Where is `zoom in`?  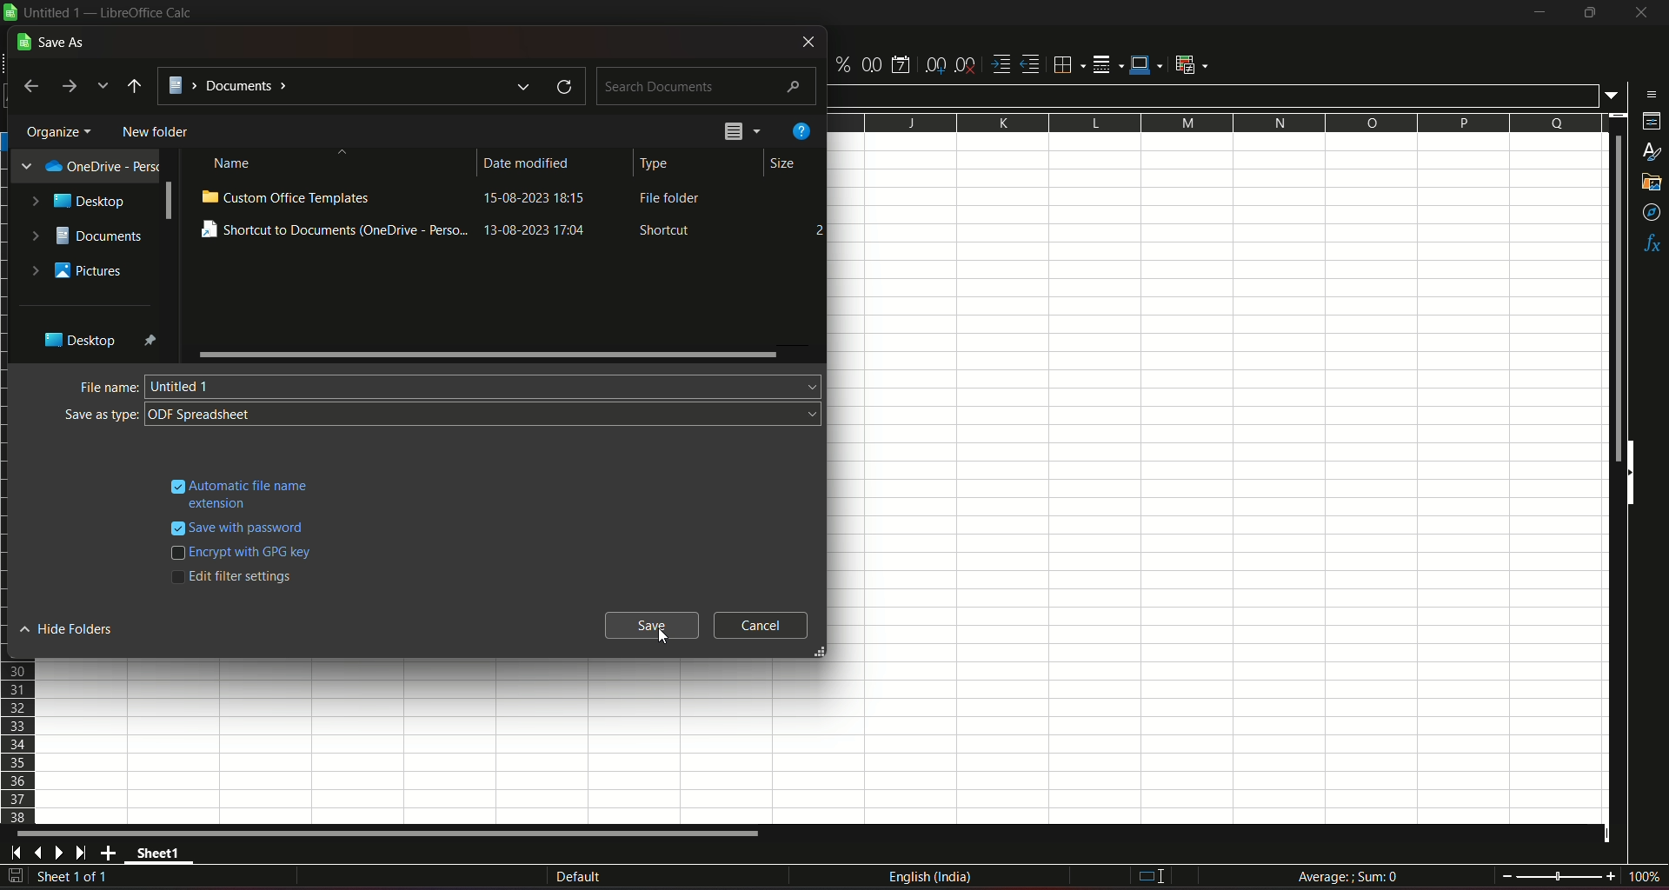 zoom in is located at coordinates (1610, 875).